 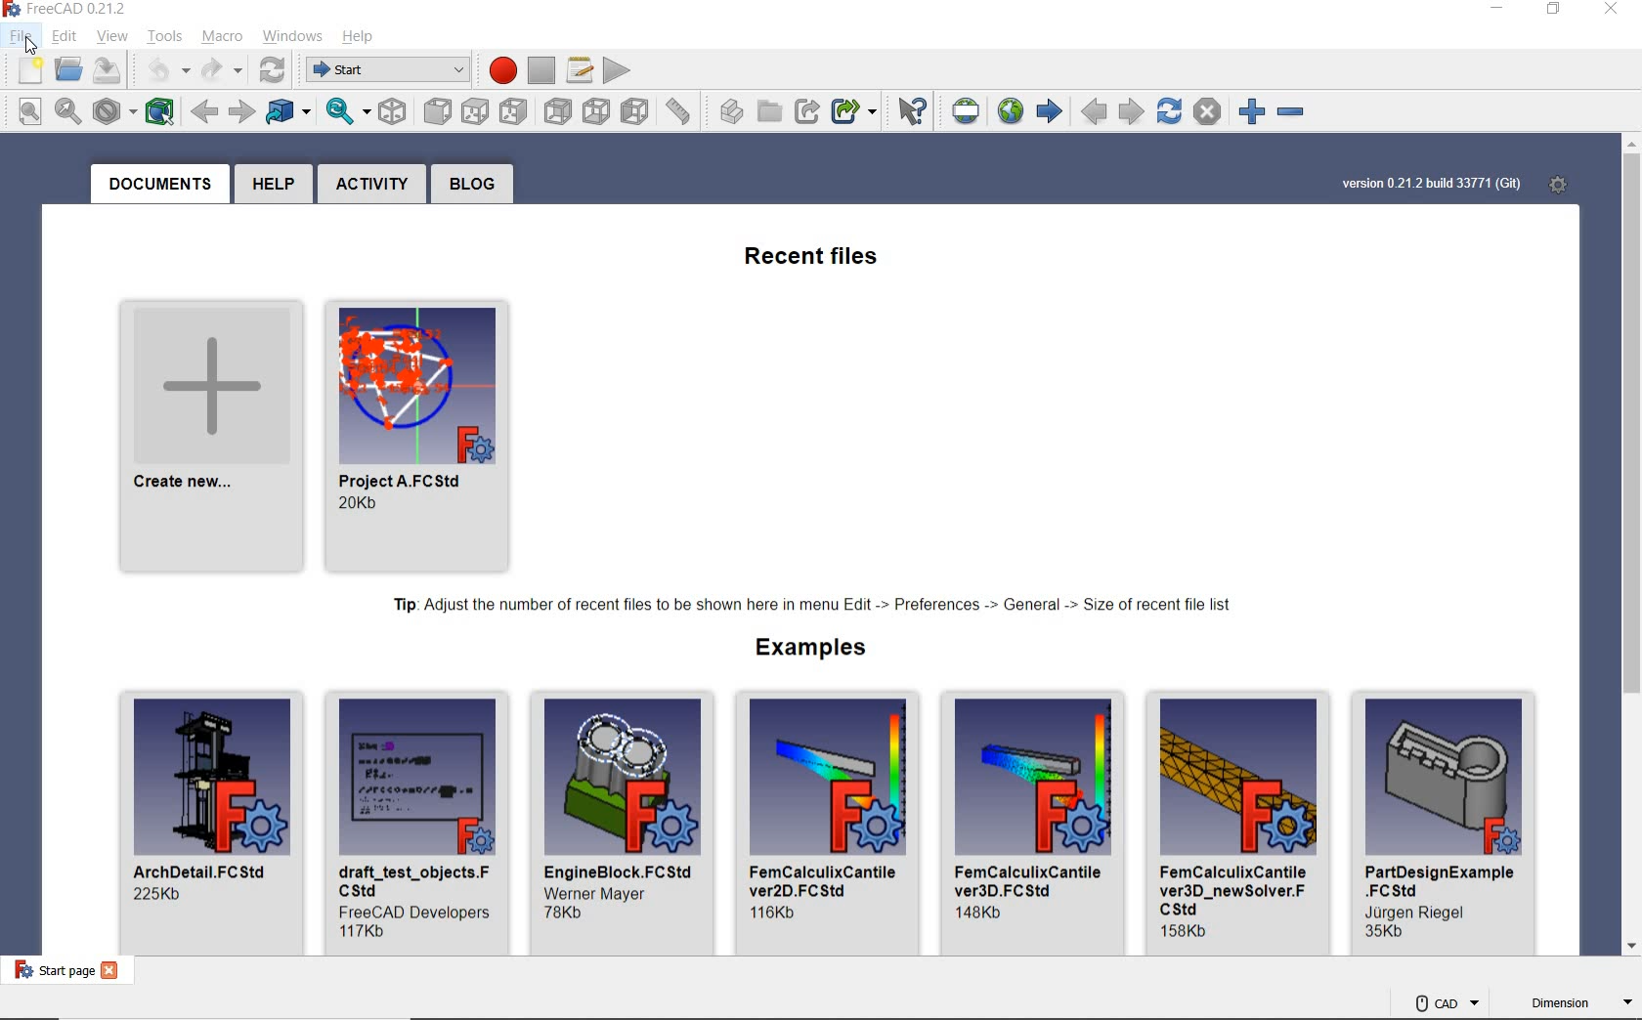 I want to click on SYSTEM NAME, so click(x=80, y=10).